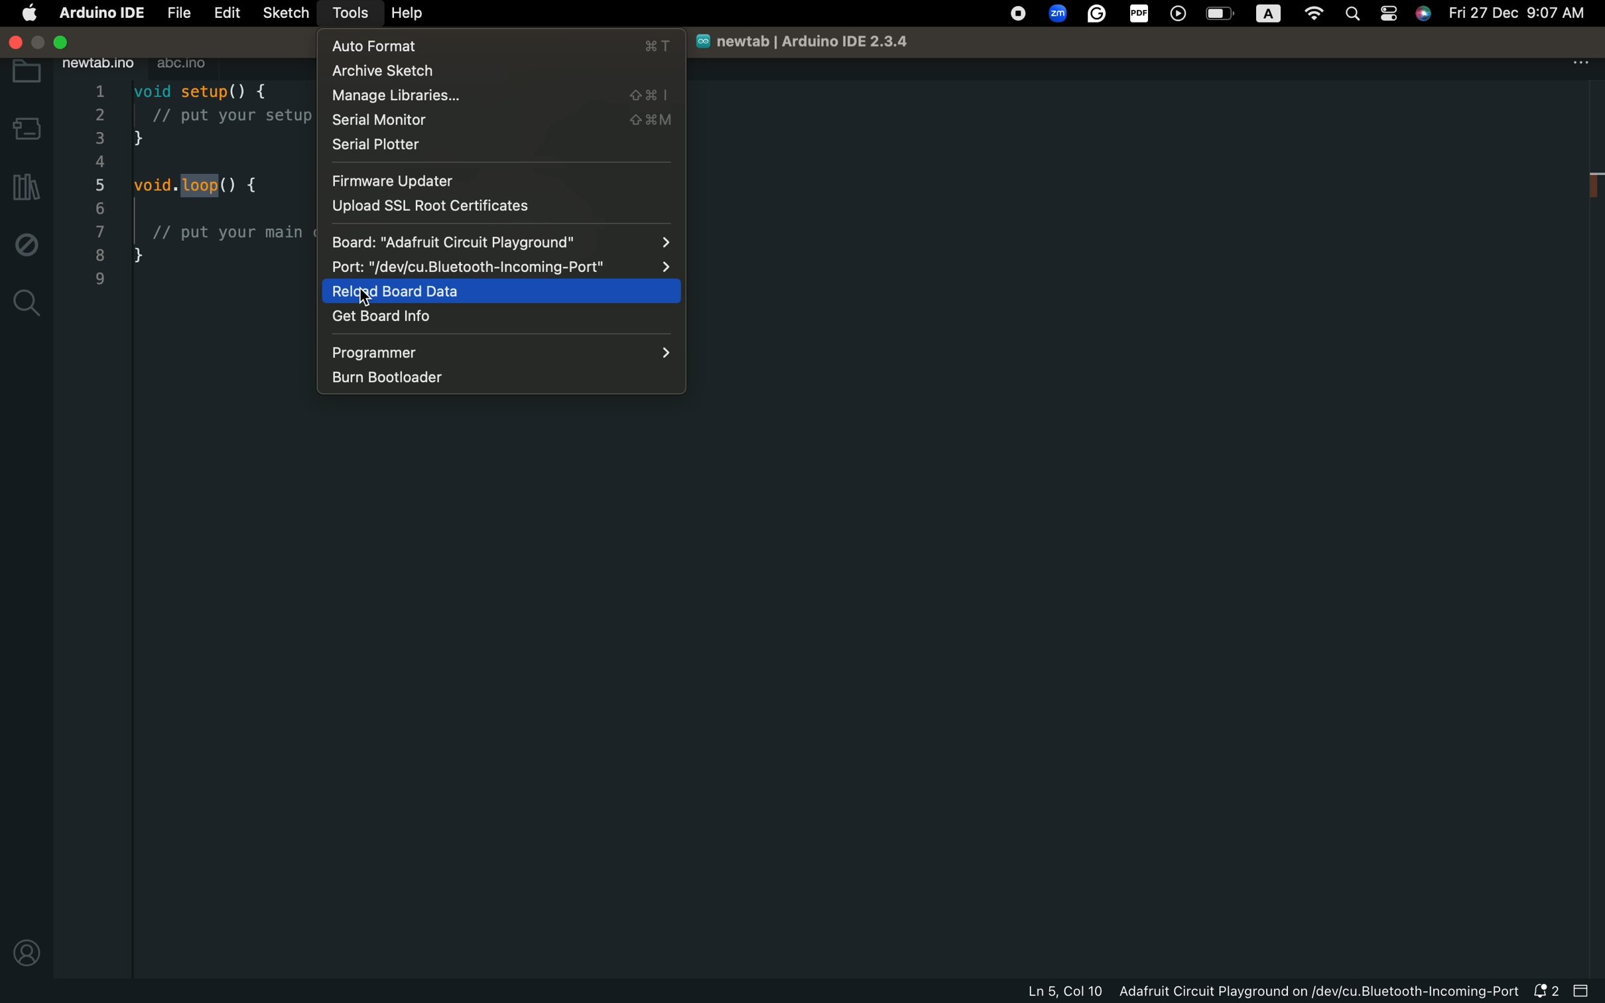 The height and width of the screenshot is (1003, 1605). I want to click on Port: "/dev/cu.Bluetooth-incoming-Port", so click(499, 269).